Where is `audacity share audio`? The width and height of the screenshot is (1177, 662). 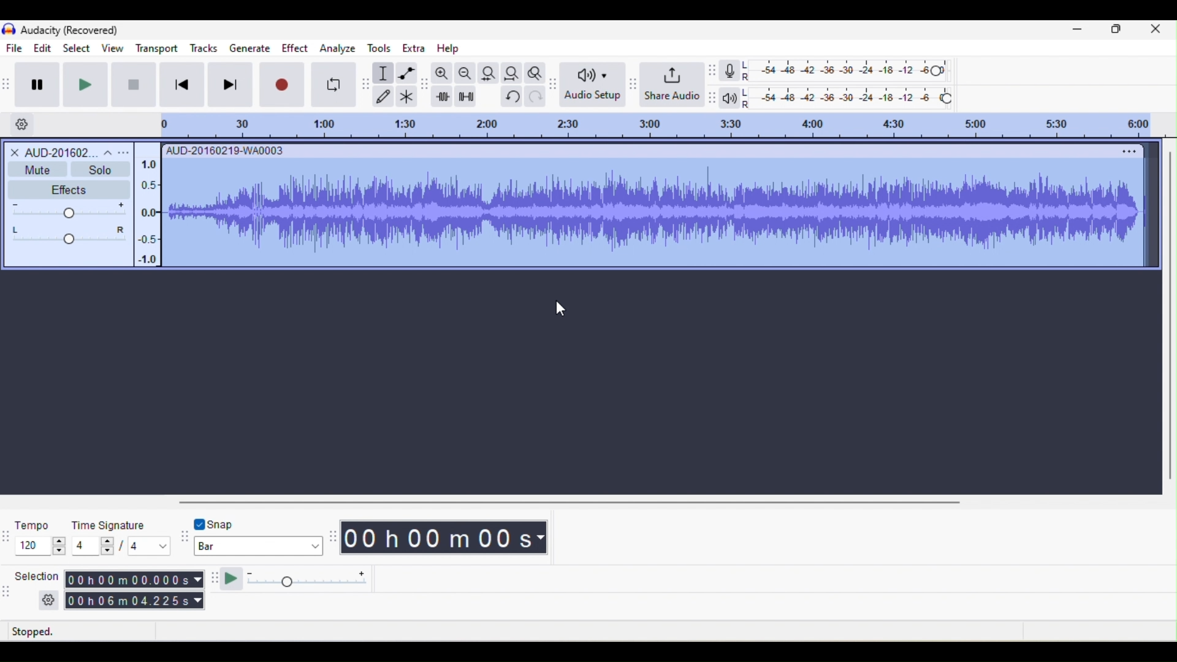
audacity share audio is located at coordinates (631, 84).